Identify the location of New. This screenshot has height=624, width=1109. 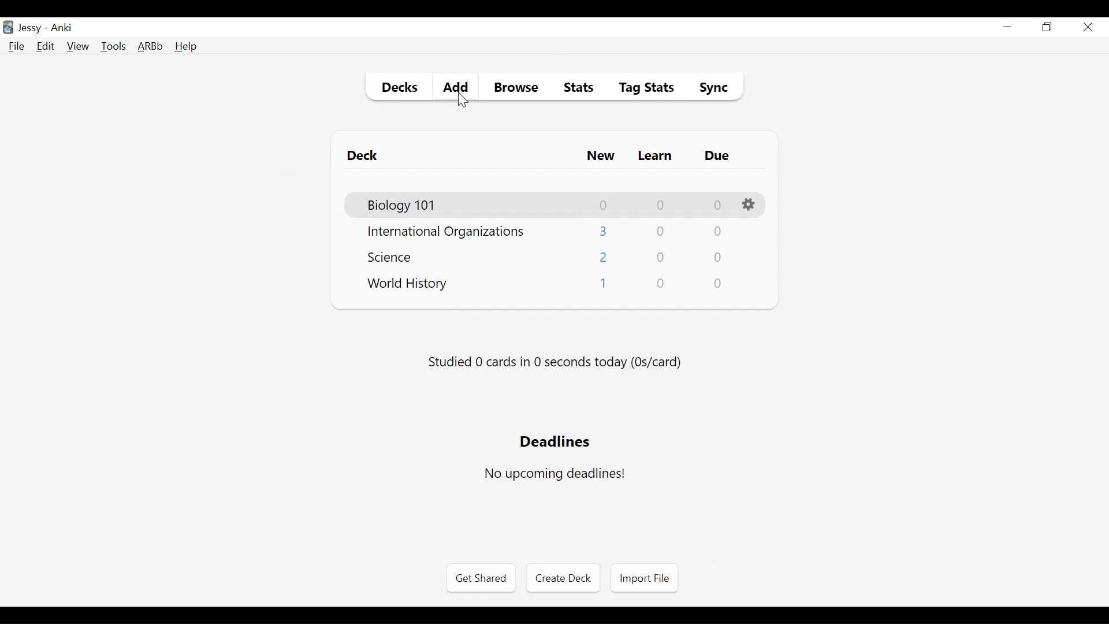
(601, 157).